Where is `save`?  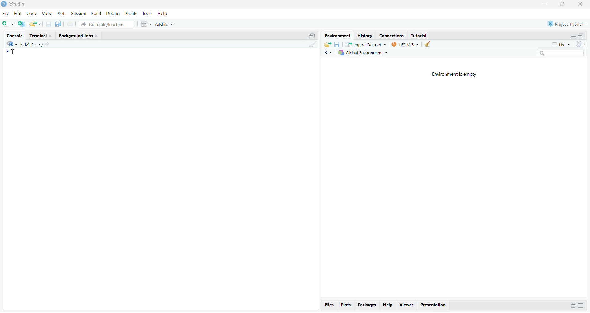 save is located at coordinates (336, 44).